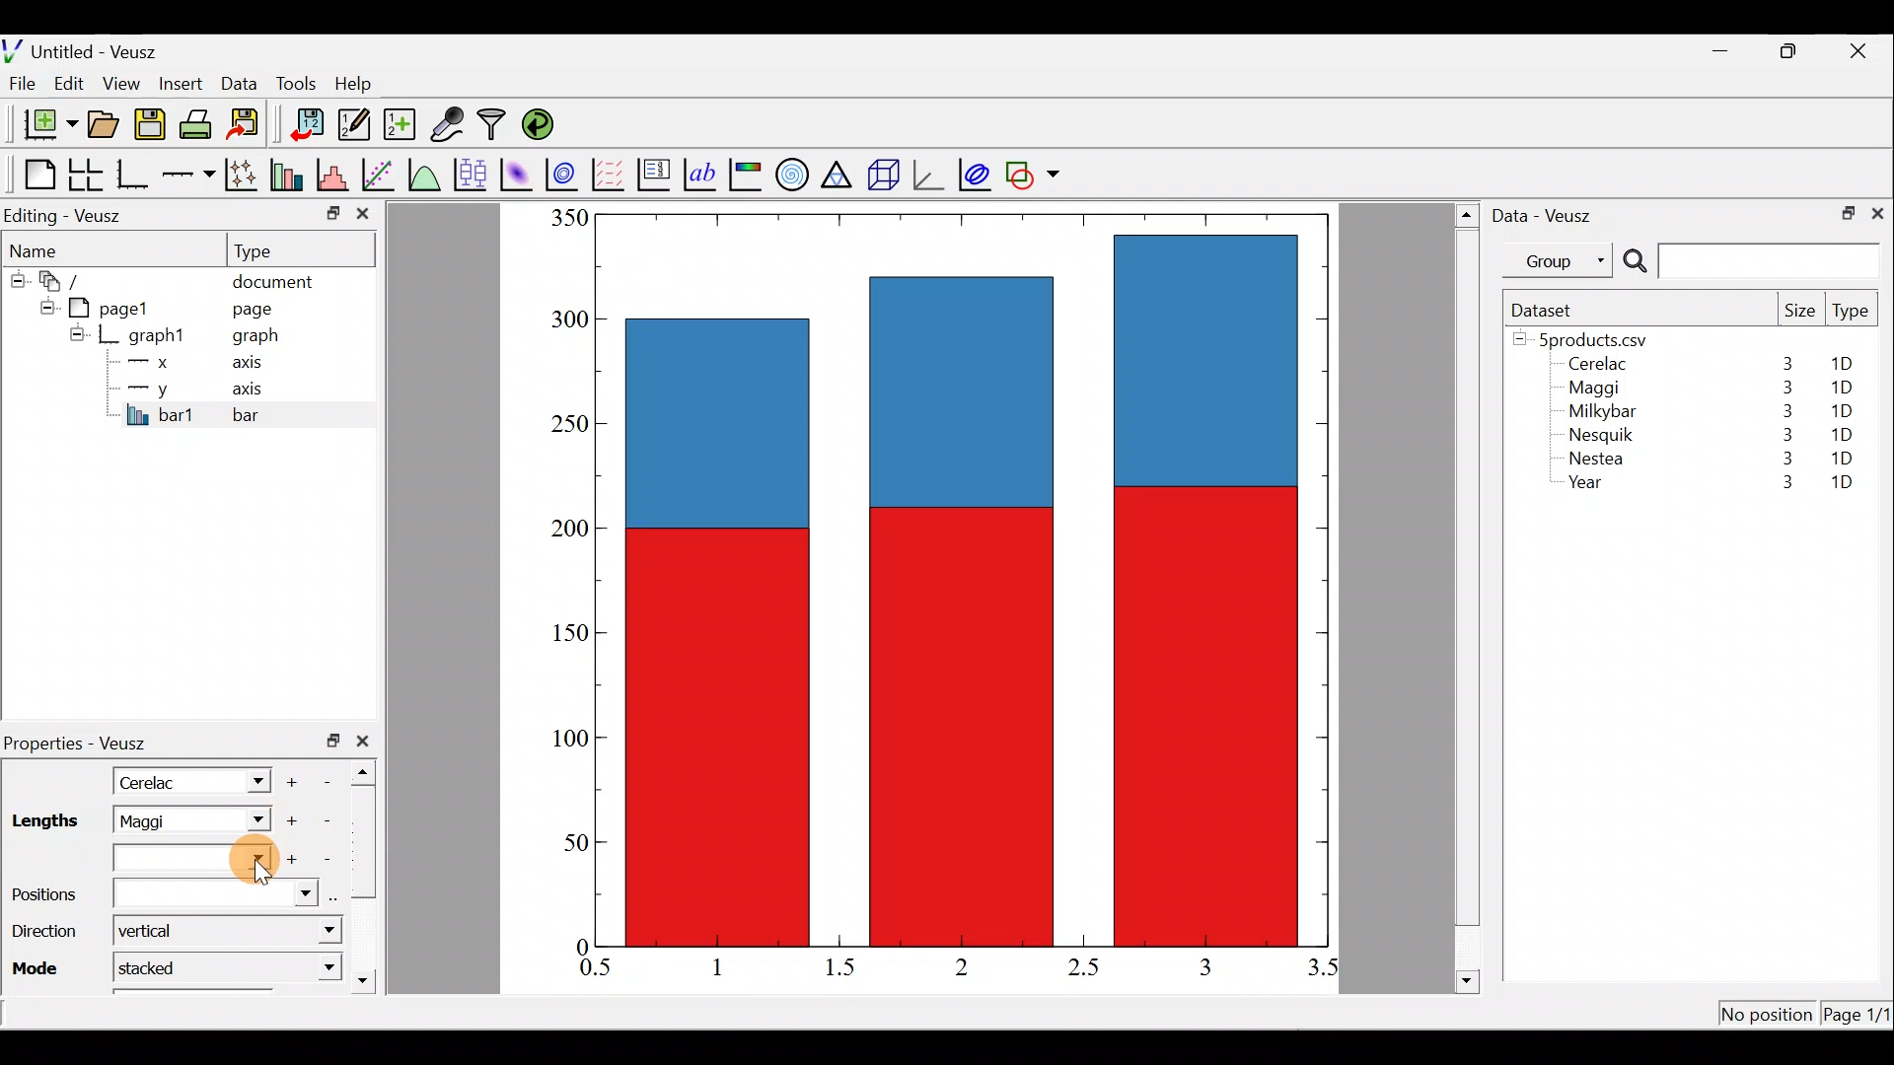 This screenshot has height=1065, width=1894. Describe the element at coordinates (1859, 1018) in the screenshot. I see `Page 1/11` at that location.